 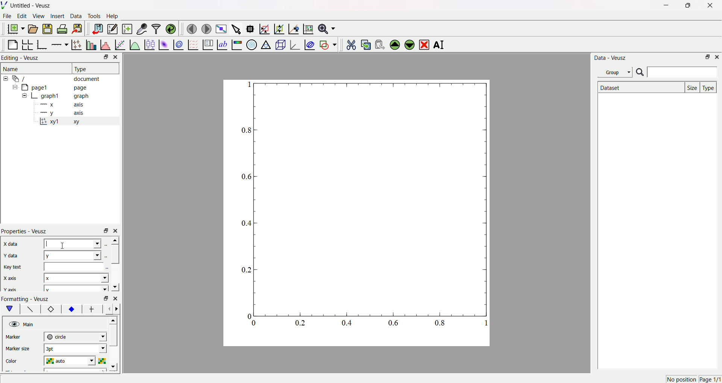 I want to click on move up, so click(x=114, y=240).